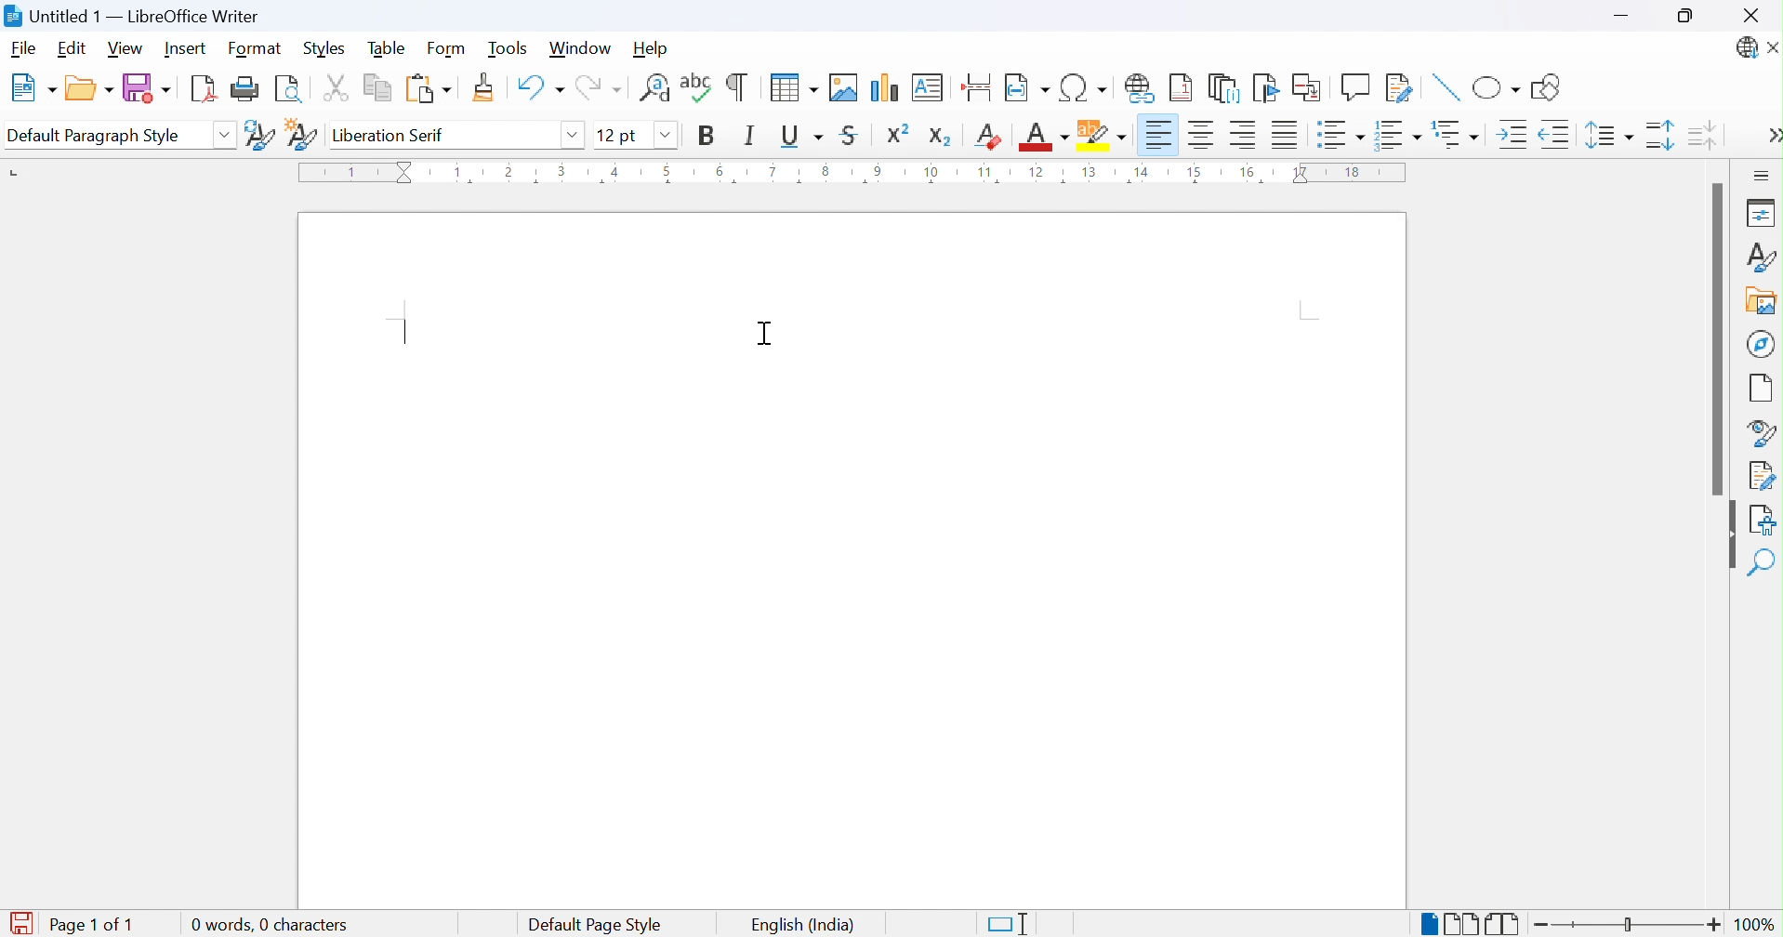 The image size is (1783, 937). What do you see at coordinates (1761, 300) in the screenshot?
I see `Gallery` at bounding box center [1761, 300].